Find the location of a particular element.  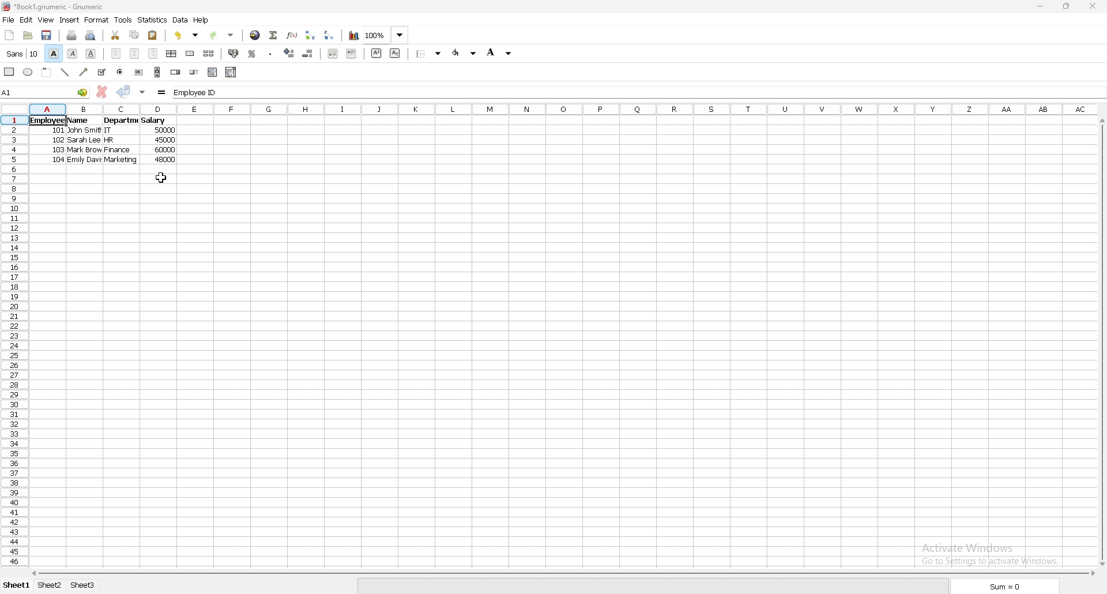

45000 is located at coordinates (166, 141).